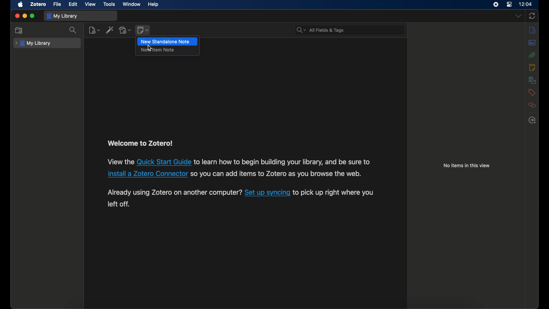 The width and height of the screenshot is (549, 309). Describe the element at coordinates (38, 4) in the screenshot. I see `zotero` at that location.